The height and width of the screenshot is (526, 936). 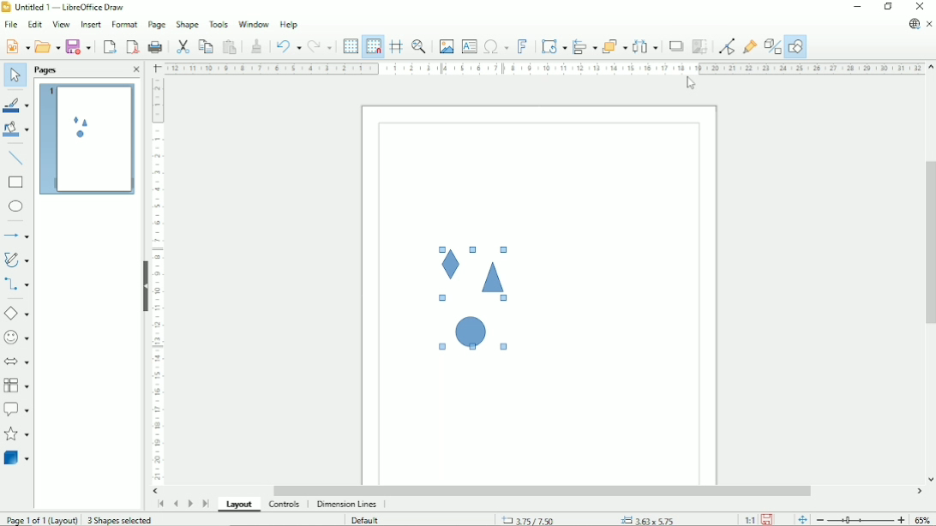 What do you see at coordinates (16, 313) in the screenshot?
I see `Basic shapes ` at bounding box center [16, 313].